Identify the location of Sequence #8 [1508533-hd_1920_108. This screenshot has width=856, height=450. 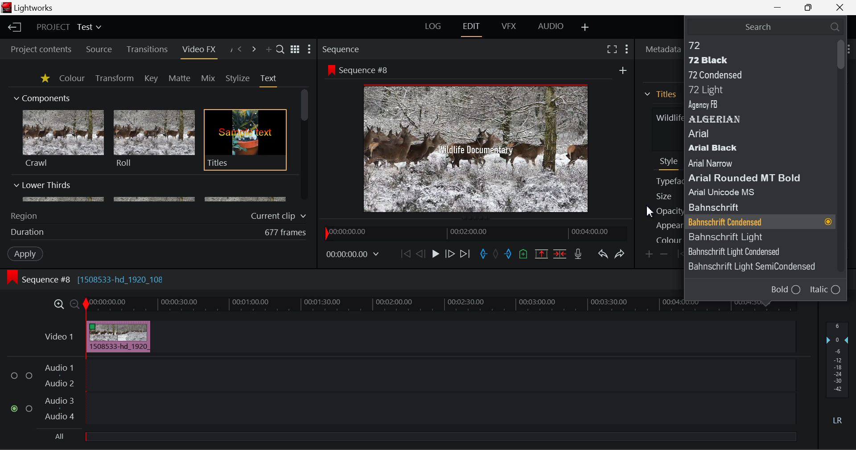
(95, 279).